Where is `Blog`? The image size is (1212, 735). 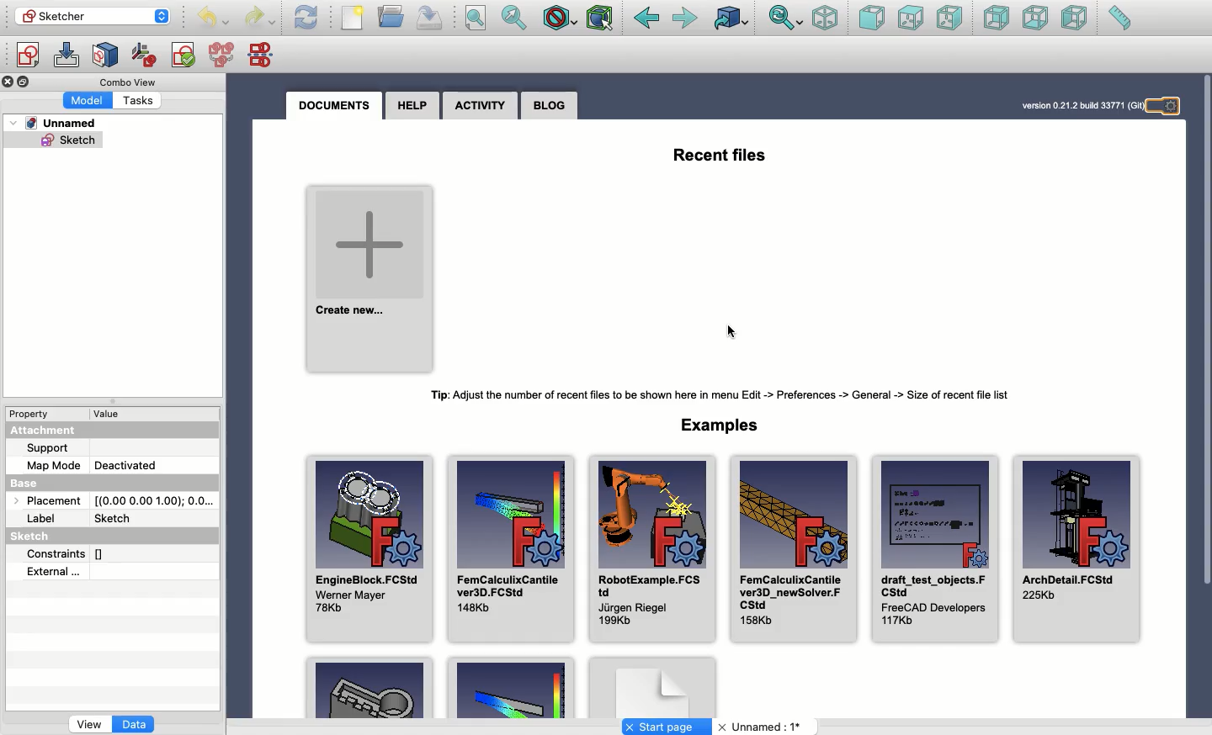 Blog is located at coordinates (549, 106).